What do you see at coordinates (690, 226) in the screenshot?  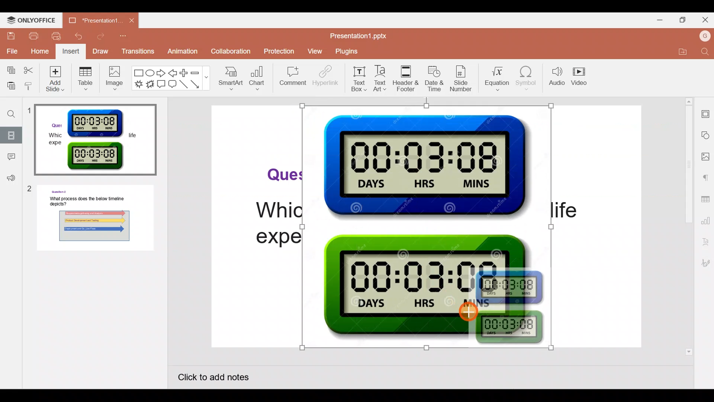 I see `Scroll bar` at bounding box center [690, 226].